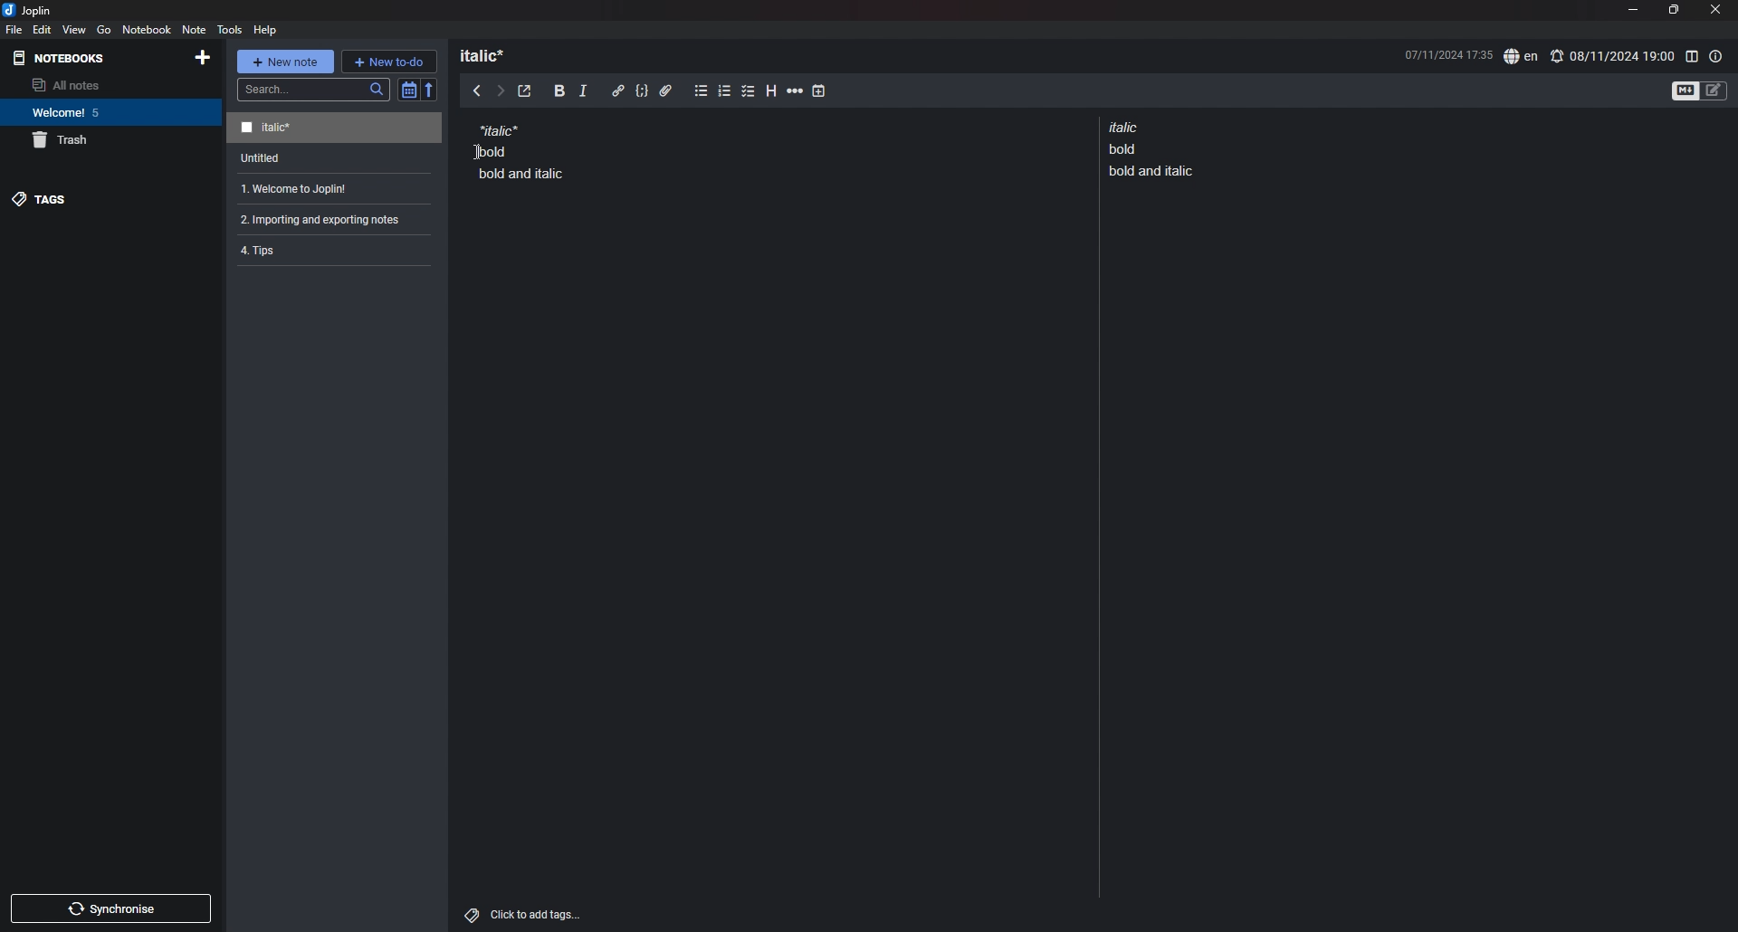 The height and width of the screenshot is (932, 1738). What do you see at coordinates (1716, 56) in the screenshot?
I see `note properties` at bounding box center [1716, 56].